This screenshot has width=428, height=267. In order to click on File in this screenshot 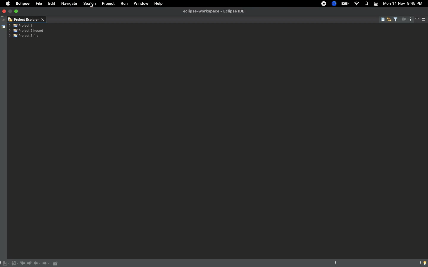, I will do `click(40, 4)`.